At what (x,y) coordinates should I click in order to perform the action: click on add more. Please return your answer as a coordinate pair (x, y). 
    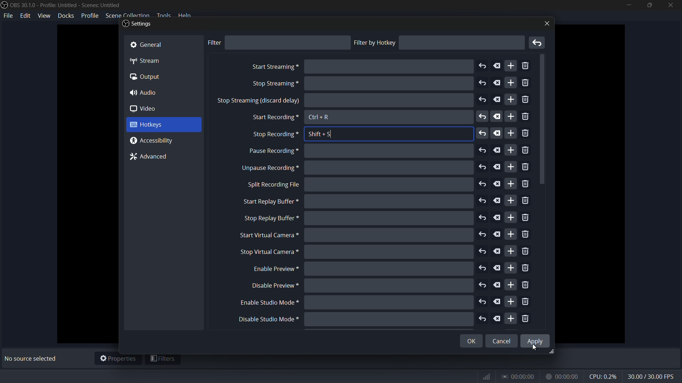
    Looking at the image, I should click on (510, 100).